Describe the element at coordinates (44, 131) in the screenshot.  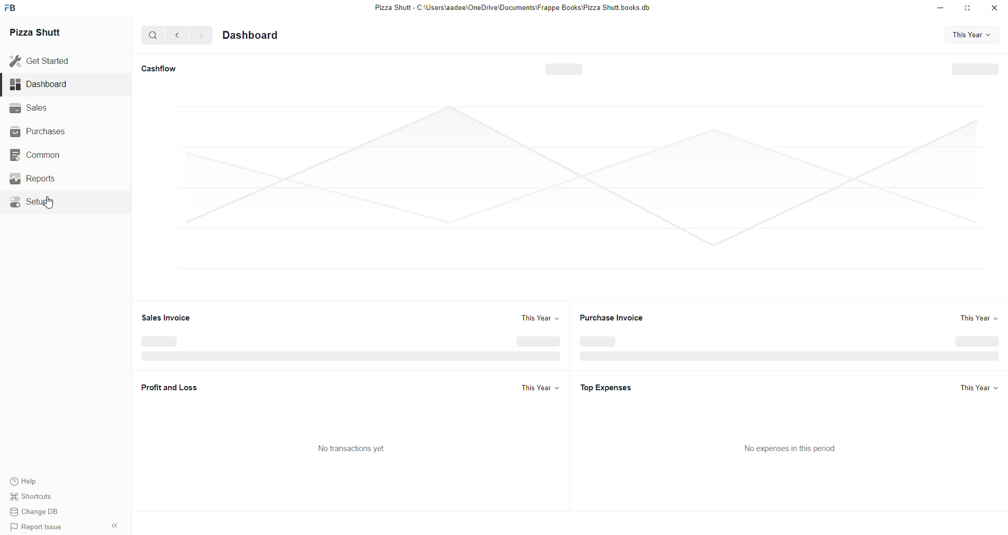
I see `Purchases ` at that location.